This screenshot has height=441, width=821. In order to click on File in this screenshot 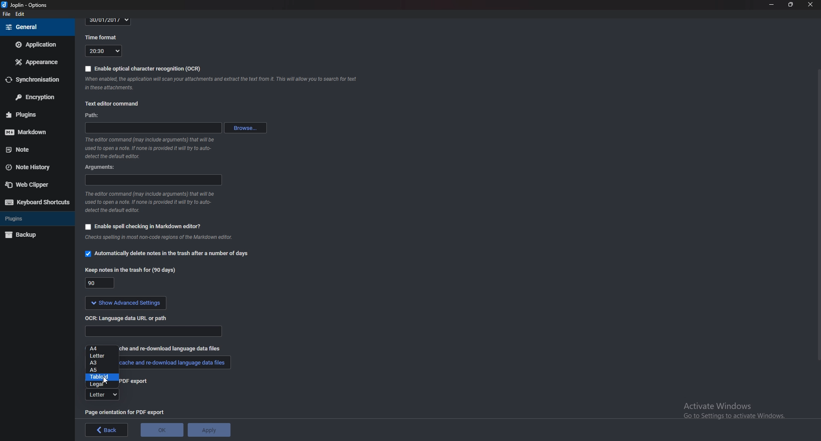, I will do `click(7, 14)`.